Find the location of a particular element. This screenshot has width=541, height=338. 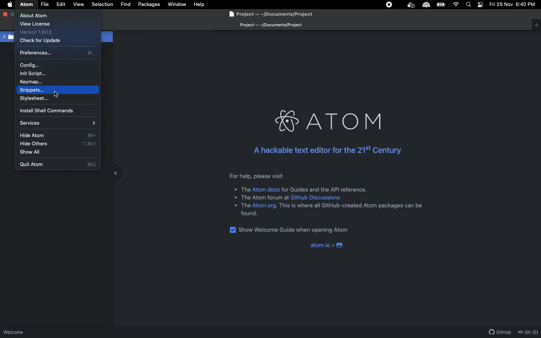

project is located at coordinates (8, 37).